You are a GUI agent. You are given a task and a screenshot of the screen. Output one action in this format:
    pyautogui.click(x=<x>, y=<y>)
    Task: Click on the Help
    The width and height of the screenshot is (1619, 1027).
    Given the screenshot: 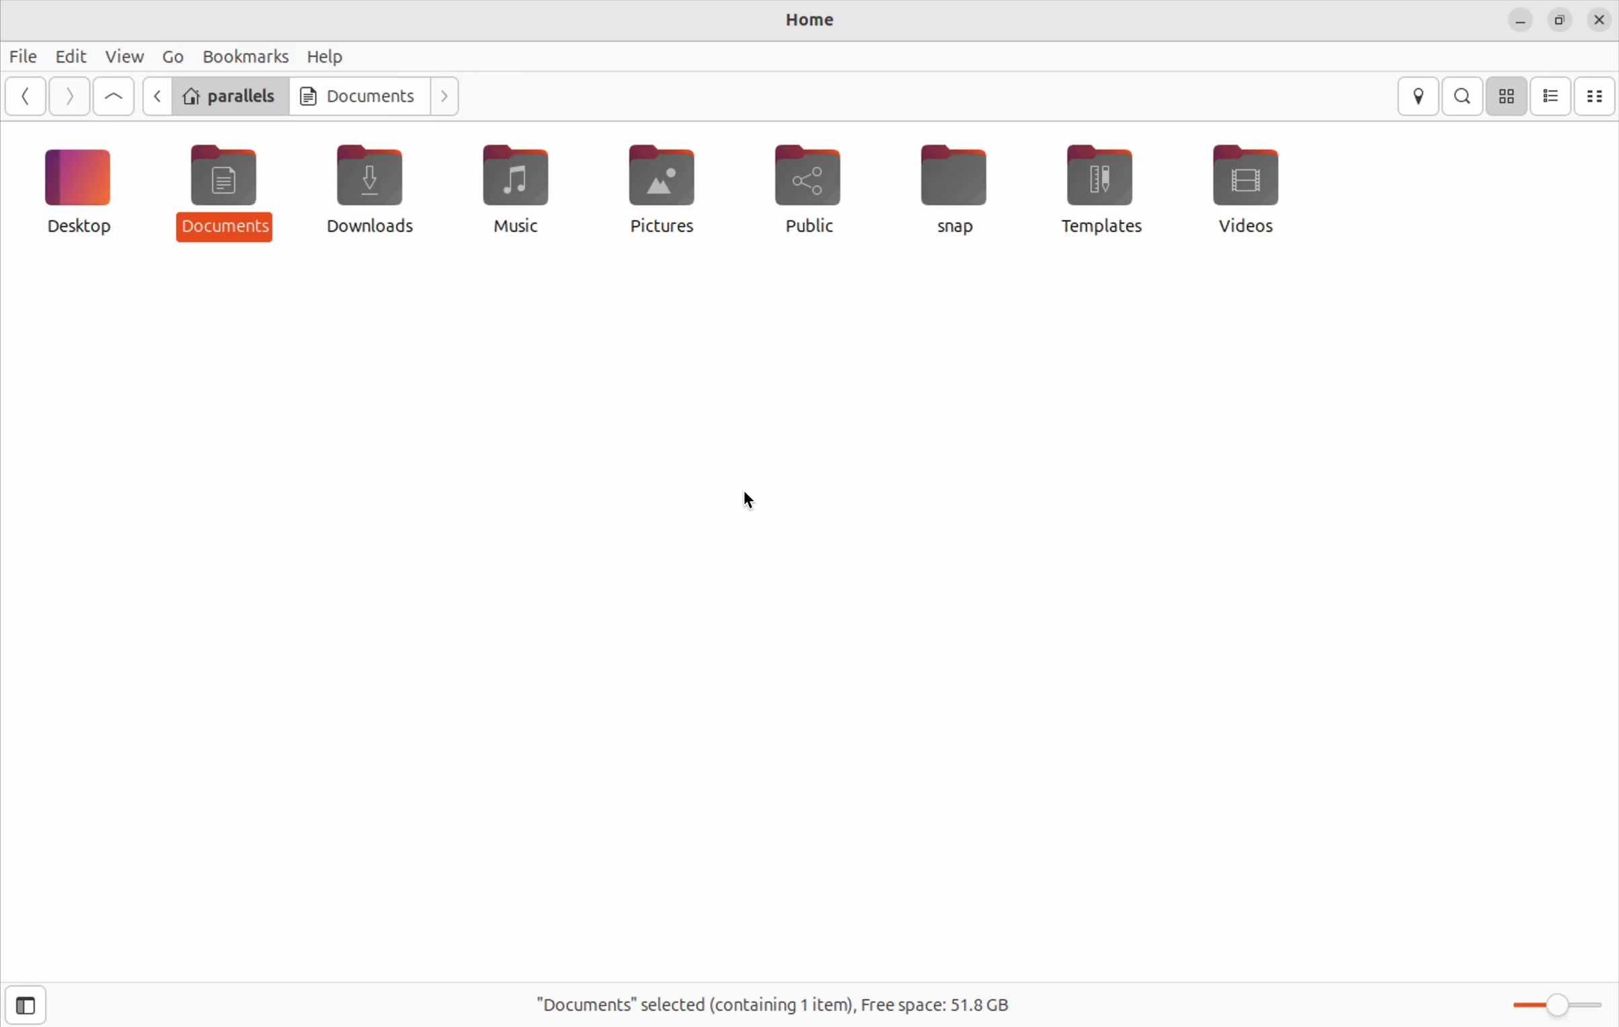 What is the action you would take?
    pyautogui.click(x=329, y=58)
    